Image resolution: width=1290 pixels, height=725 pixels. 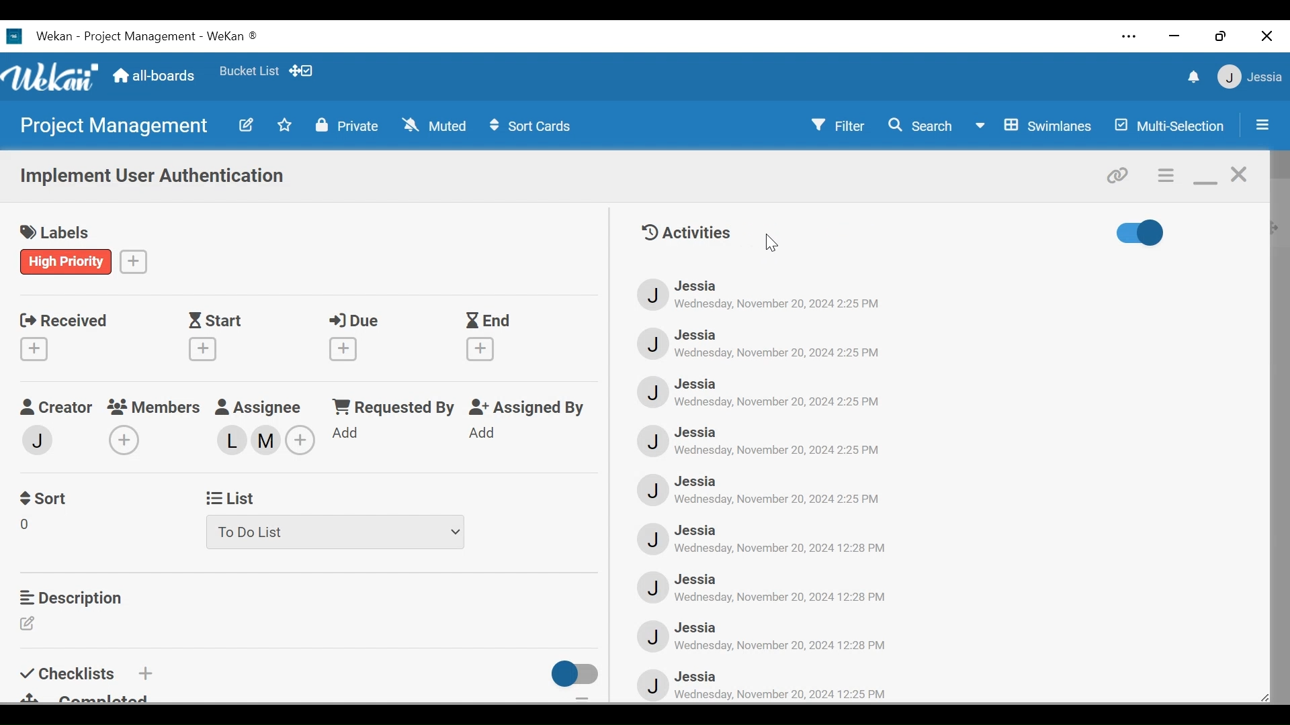 What do you see at coordinates (337, 532) in the screenshot?
I see `List dropdown menu` at bounding box center [337, 532].